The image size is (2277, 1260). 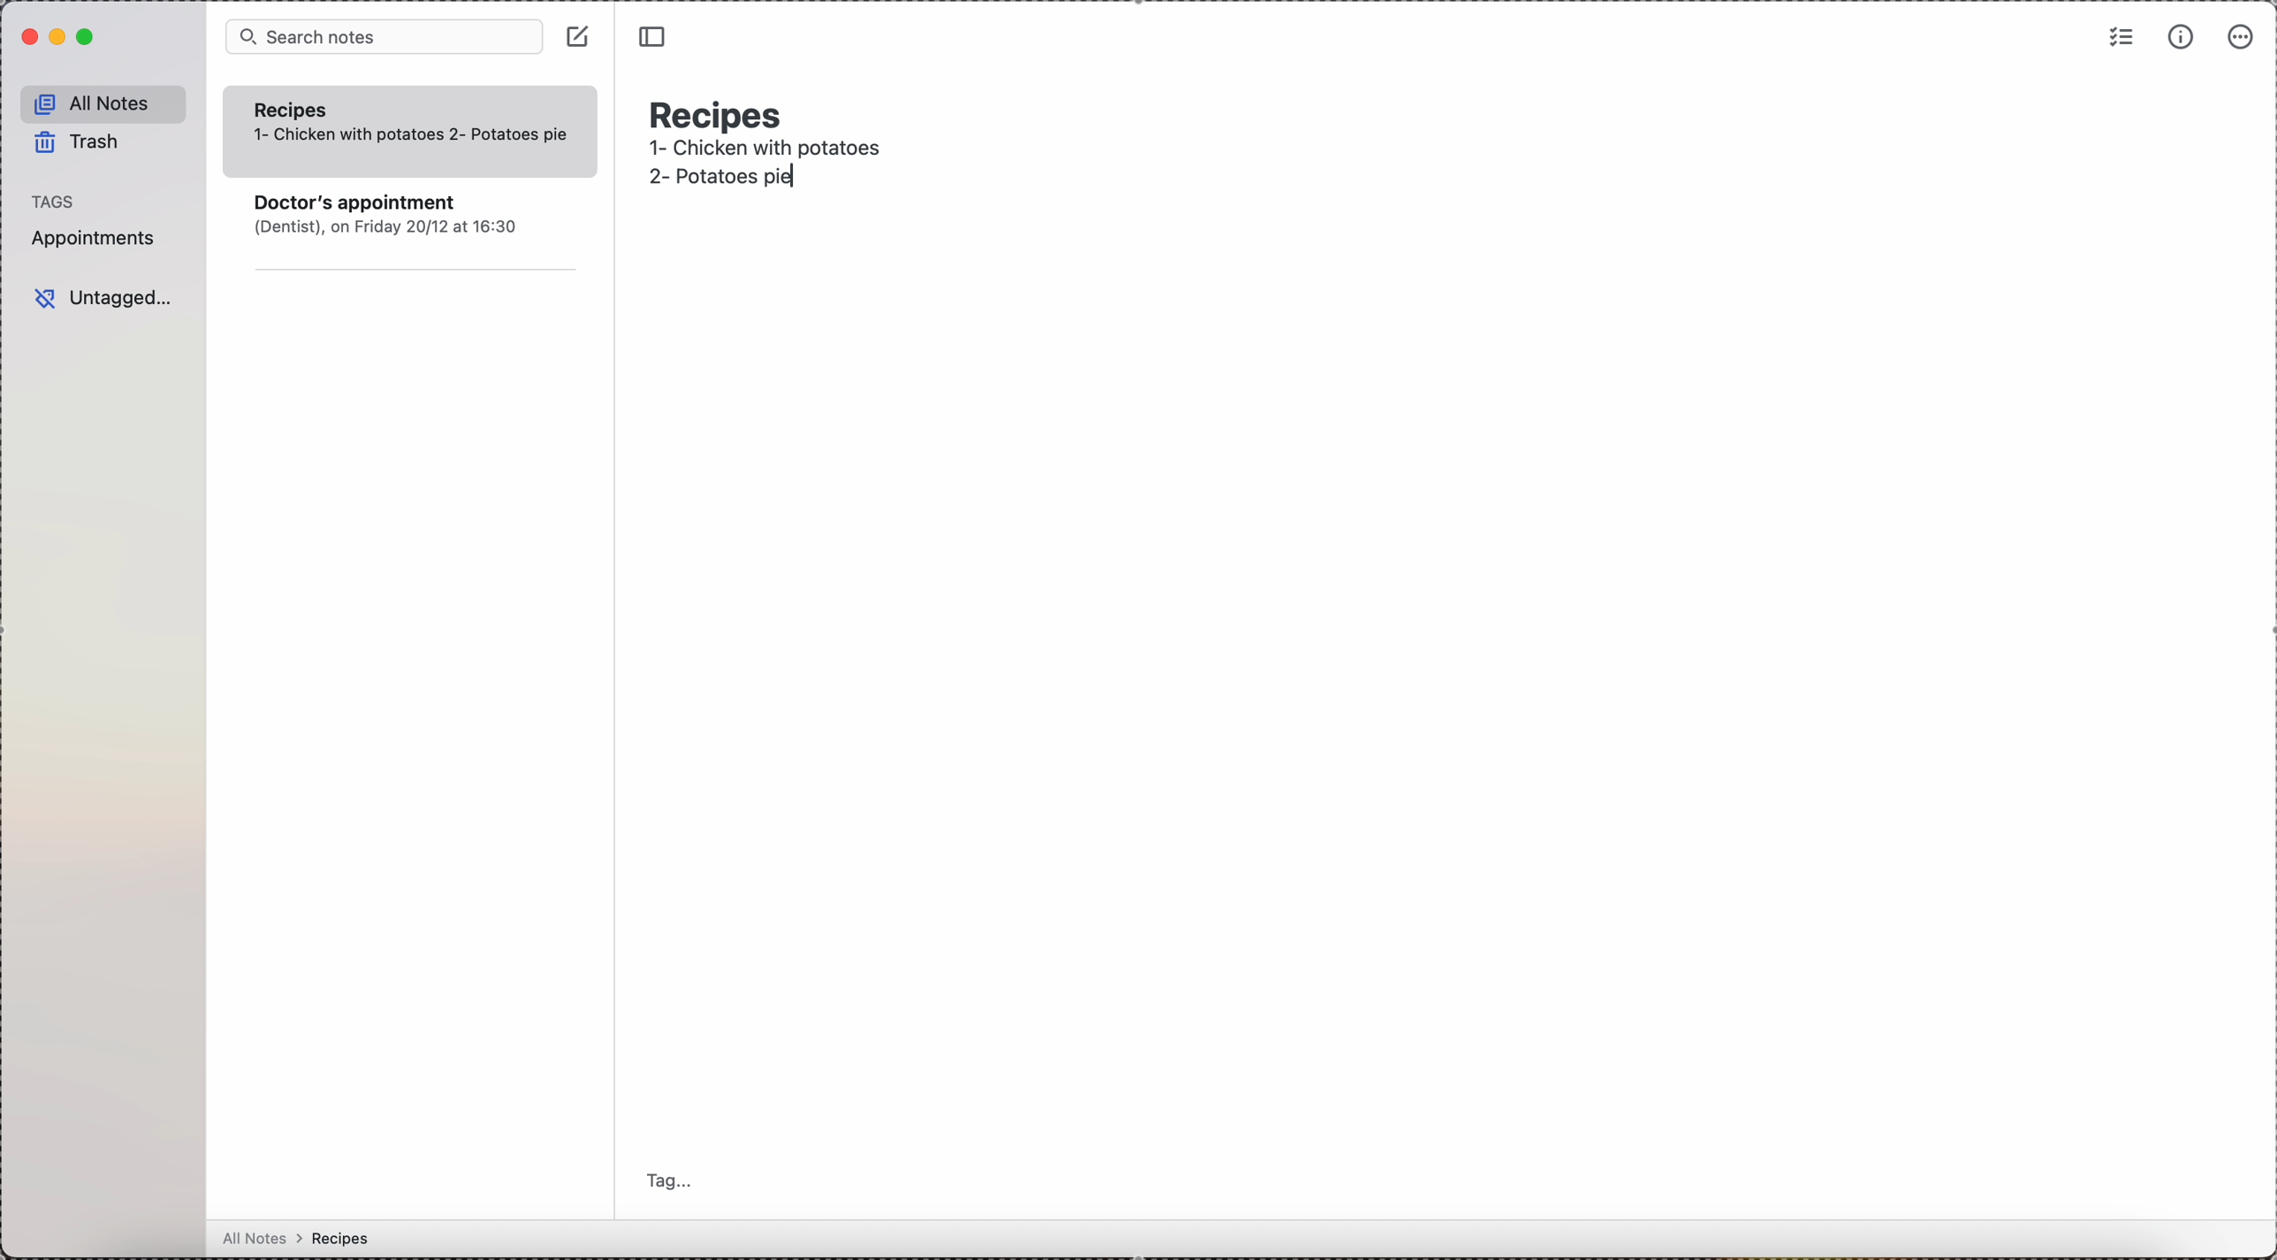 I want to click on toggle sidebar, so click(x=651, y=34).